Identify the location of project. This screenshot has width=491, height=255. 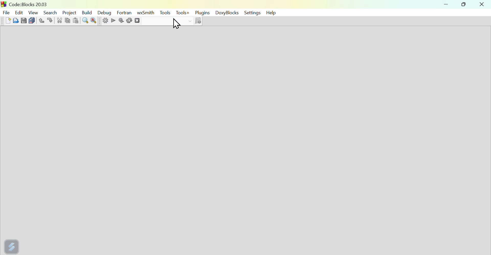
(69, 12).